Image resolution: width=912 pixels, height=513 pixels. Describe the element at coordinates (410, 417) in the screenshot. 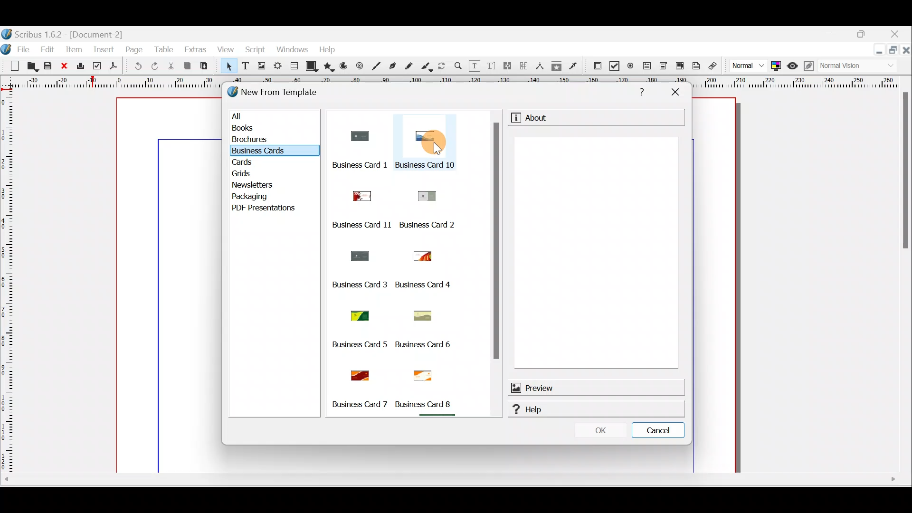

I see `Scroll bar` at that location.